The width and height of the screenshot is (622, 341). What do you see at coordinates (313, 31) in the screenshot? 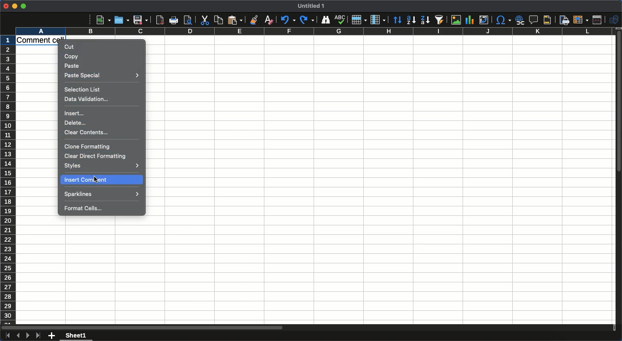
I see `Column` at bounding box center [313, 31].